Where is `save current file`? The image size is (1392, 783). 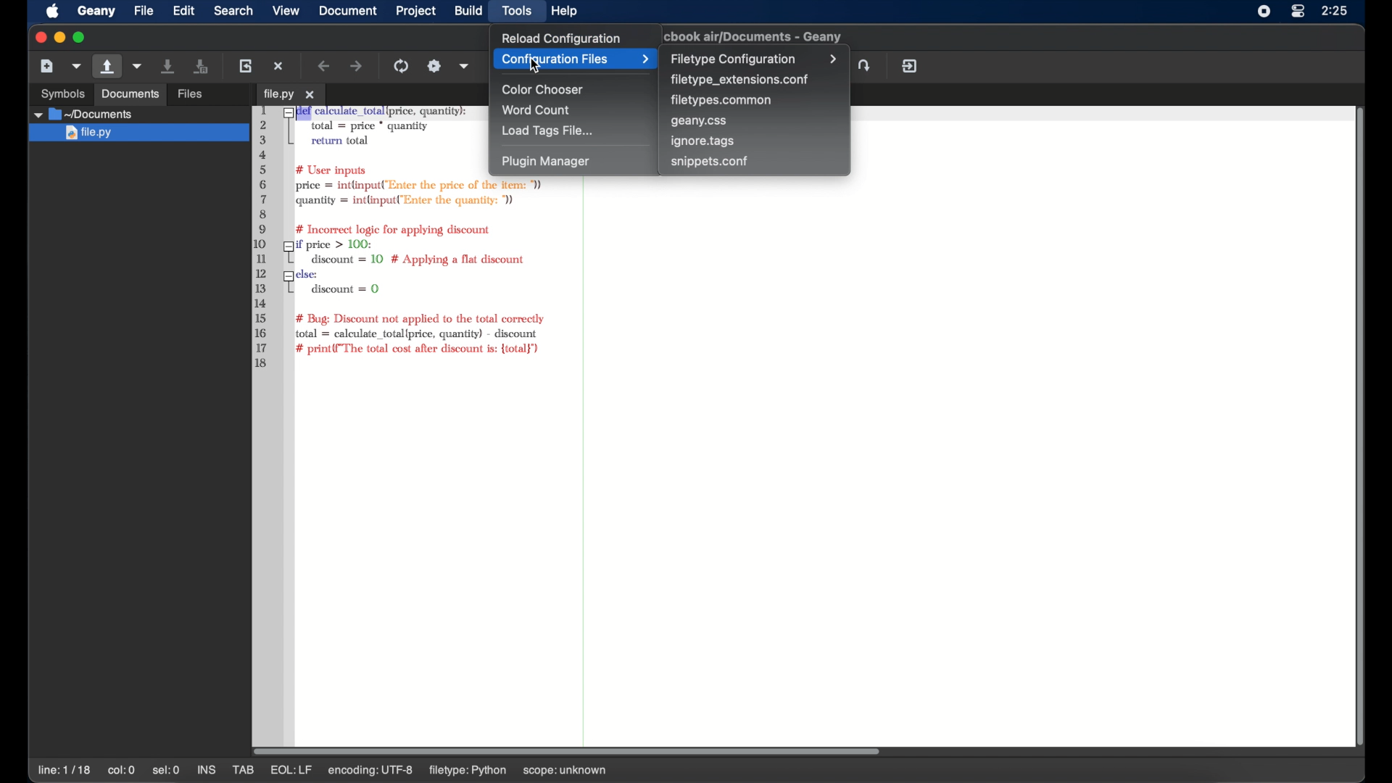
save current file is located at coordinates (169, 65).